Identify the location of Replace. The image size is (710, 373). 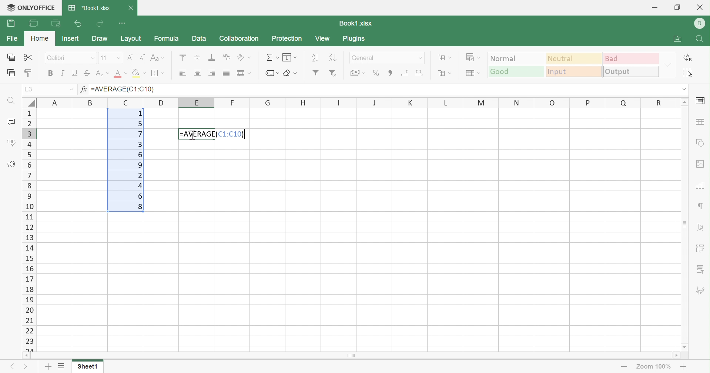
(687, 57).